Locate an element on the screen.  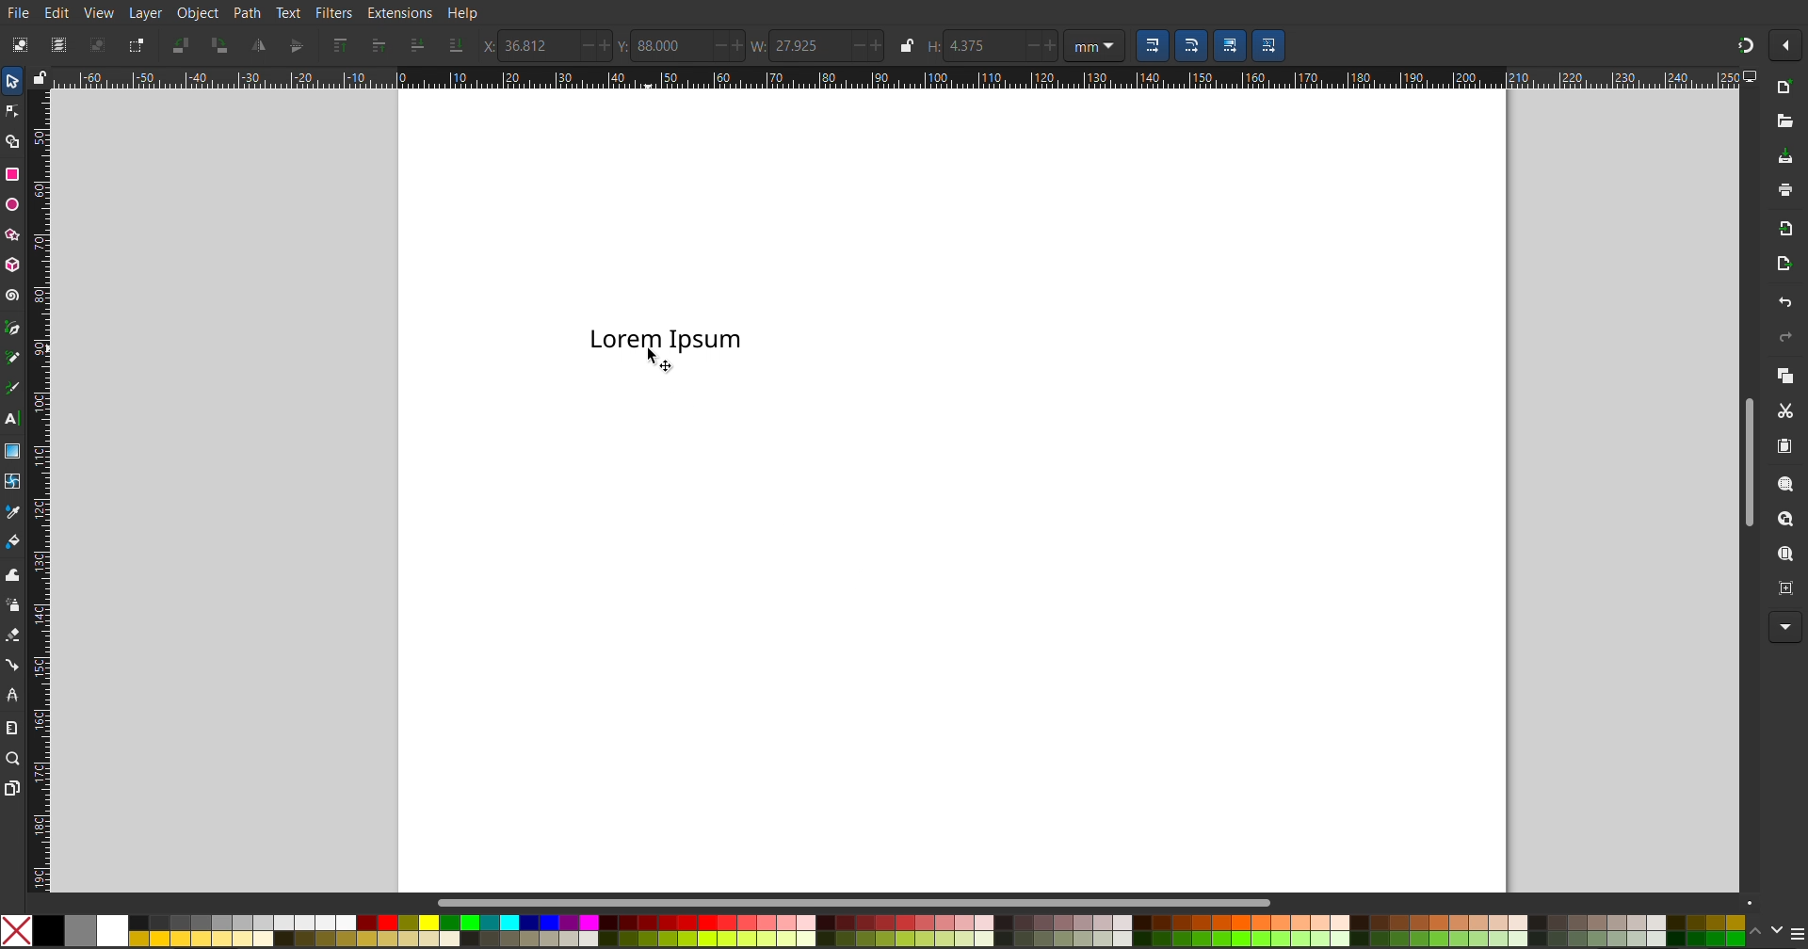
Copy is located at coordinates (1784, 375).